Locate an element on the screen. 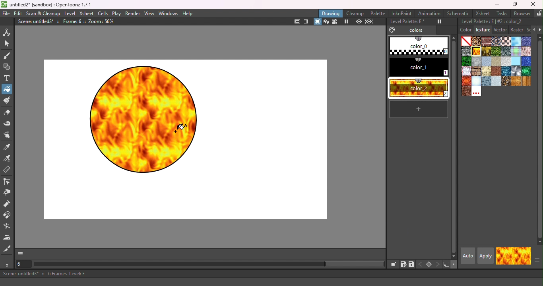  Previous is located at coordinates (532, 29).